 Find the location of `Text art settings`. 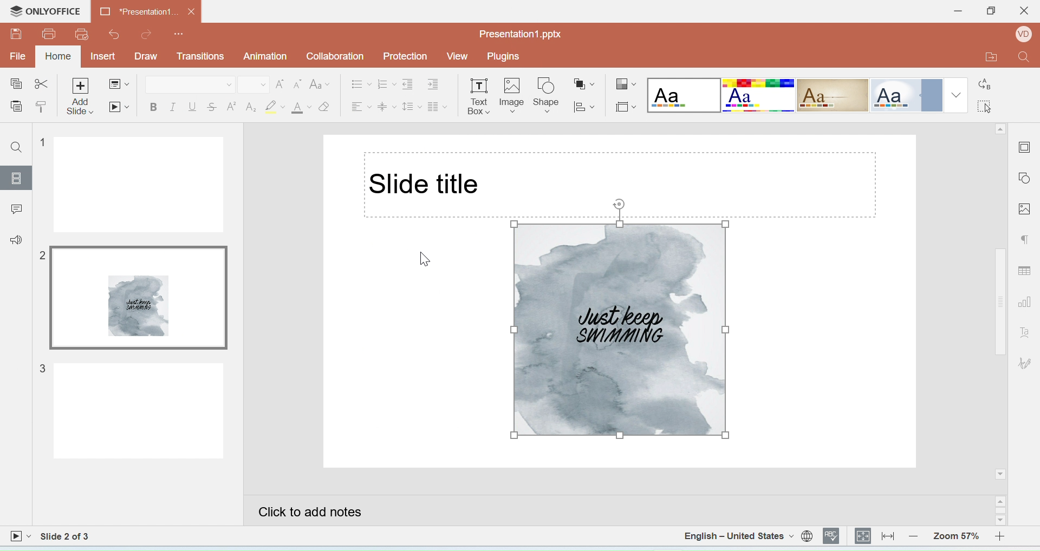

Text art settings is located at coordinates (1025, 332).